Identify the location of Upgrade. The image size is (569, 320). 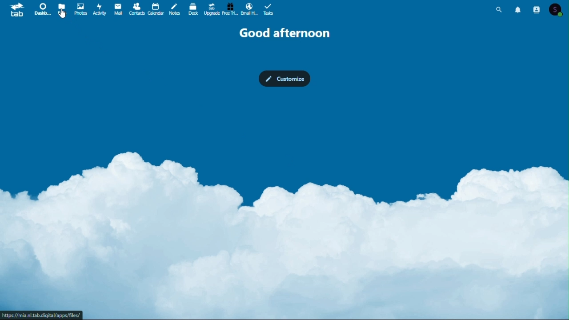
(212, 9).